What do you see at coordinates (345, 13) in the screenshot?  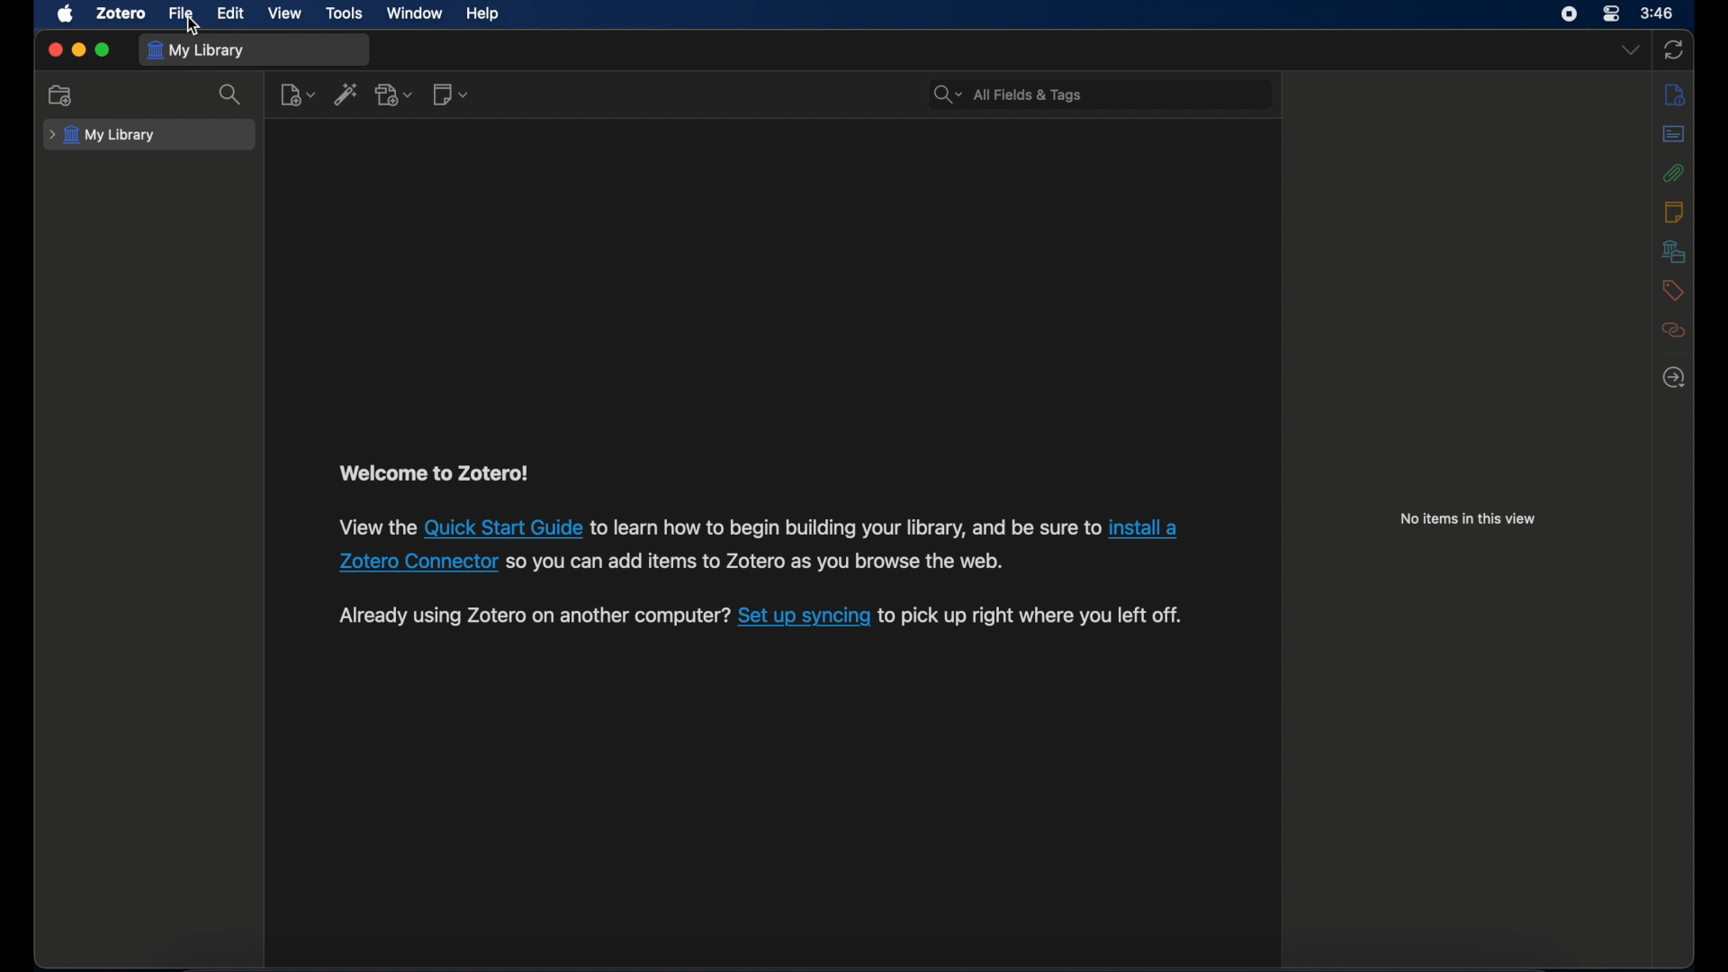 I see `tools` at bounding box center [345, 13].